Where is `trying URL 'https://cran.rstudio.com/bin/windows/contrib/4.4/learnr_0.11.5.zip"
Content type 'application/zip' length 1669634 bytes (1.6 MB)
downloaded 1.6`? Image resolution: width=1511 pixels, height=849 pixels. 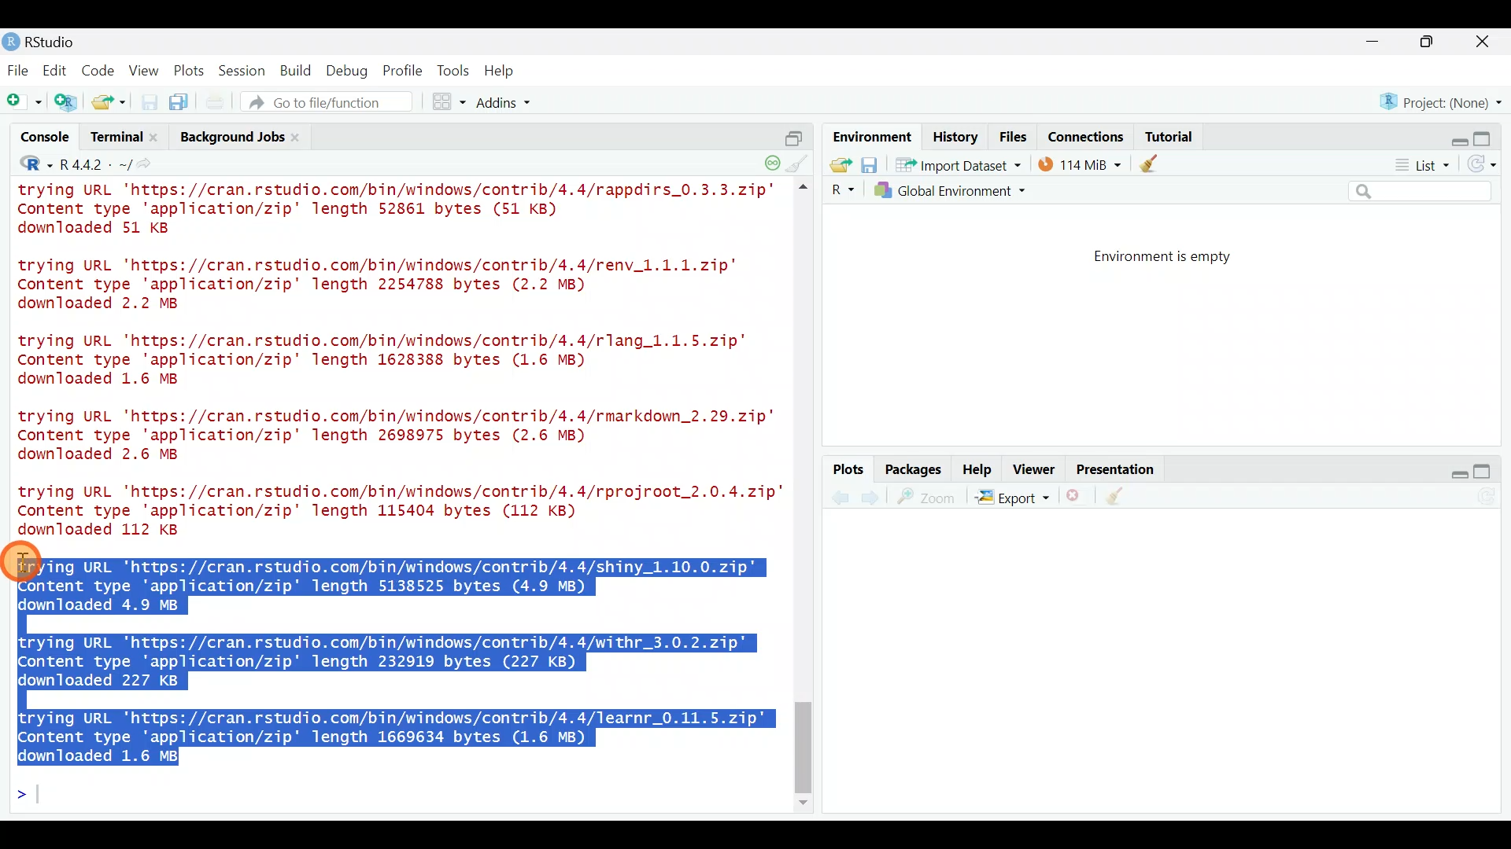
trying URL 'https://cran.rstudio.com/bin/windows/contrib/4.4/learnr_0.11.5.zip"
Content type 'application/zip' length 1669634 bytes (1.6 MB)
downloaded 1.6 is located at coordinates (398, 733).